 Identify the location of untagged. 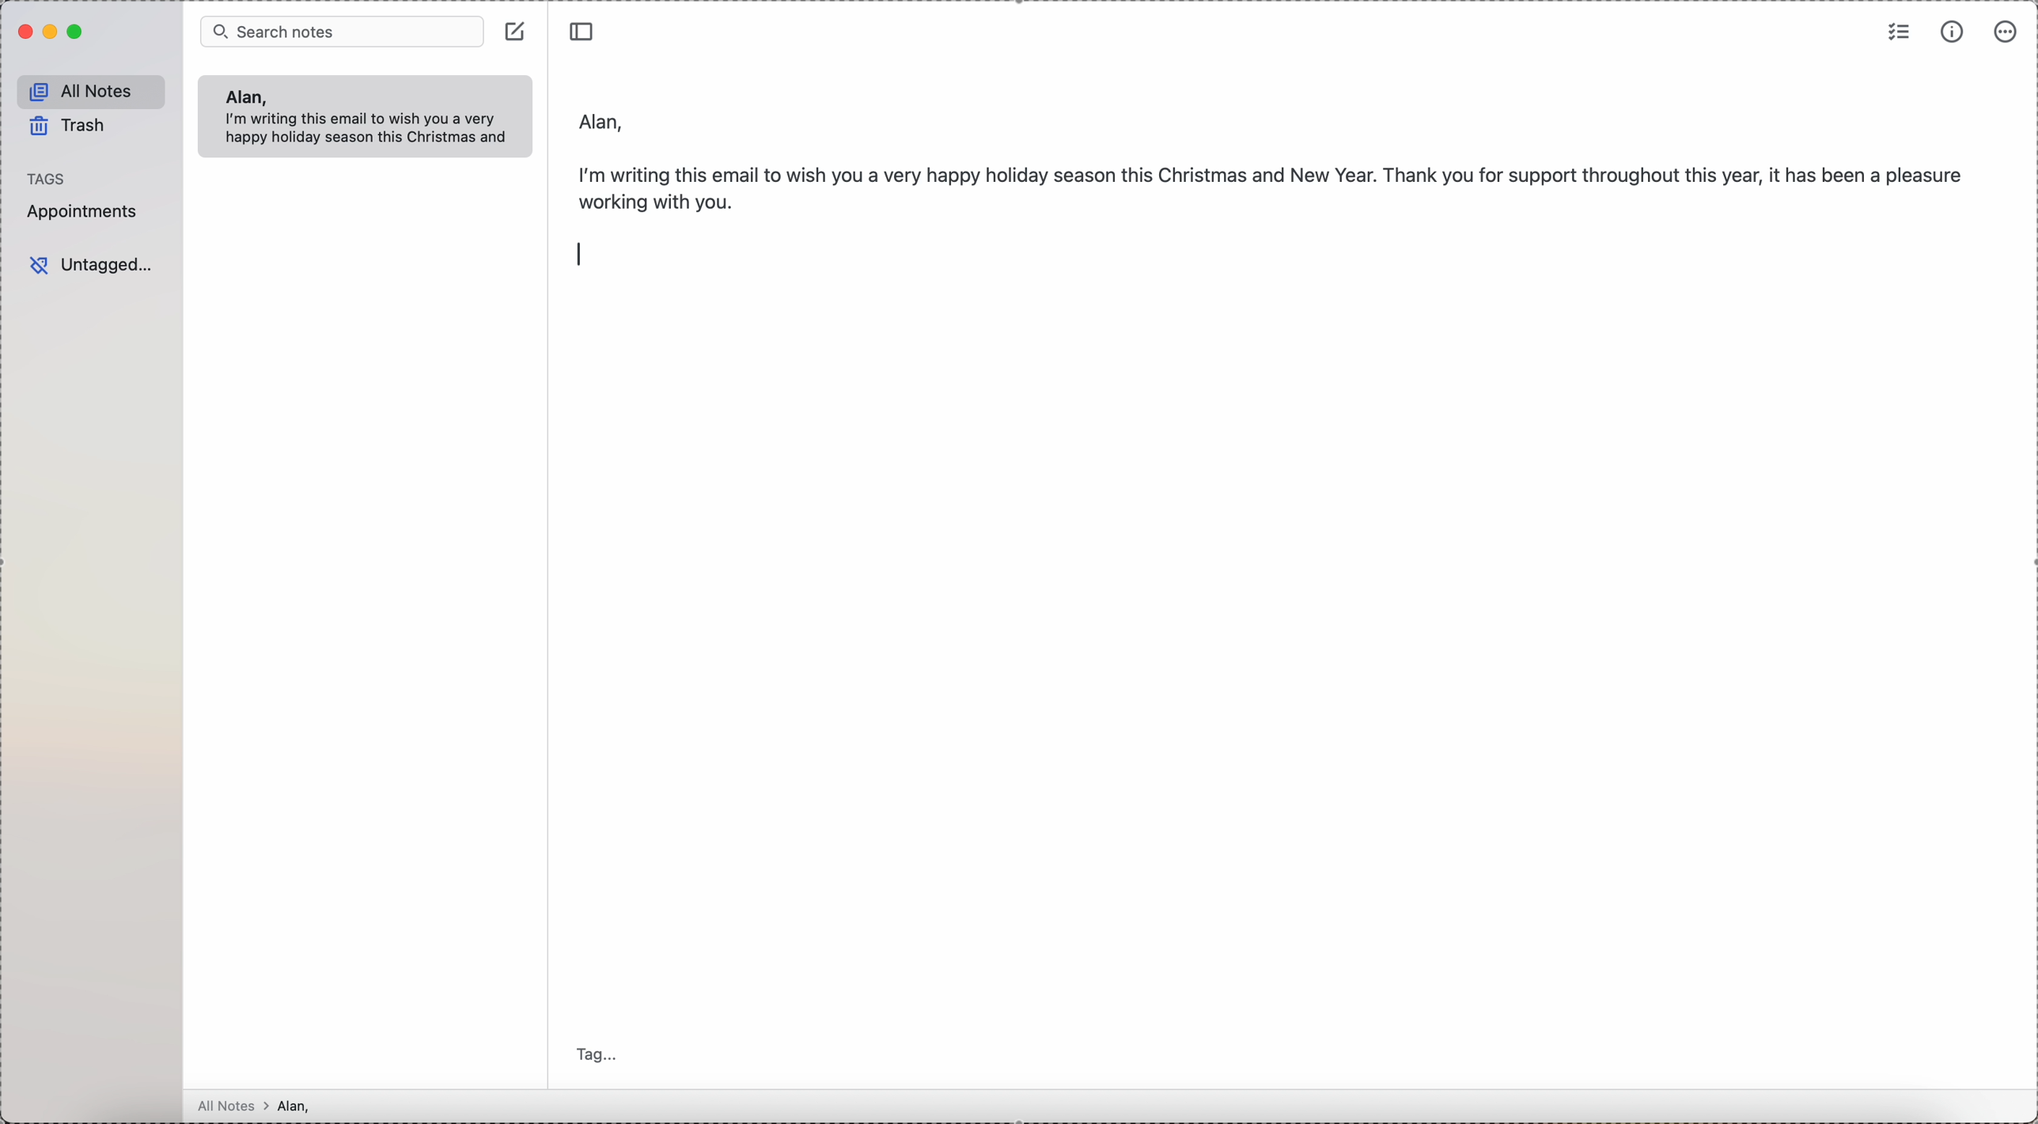
(92, 266).